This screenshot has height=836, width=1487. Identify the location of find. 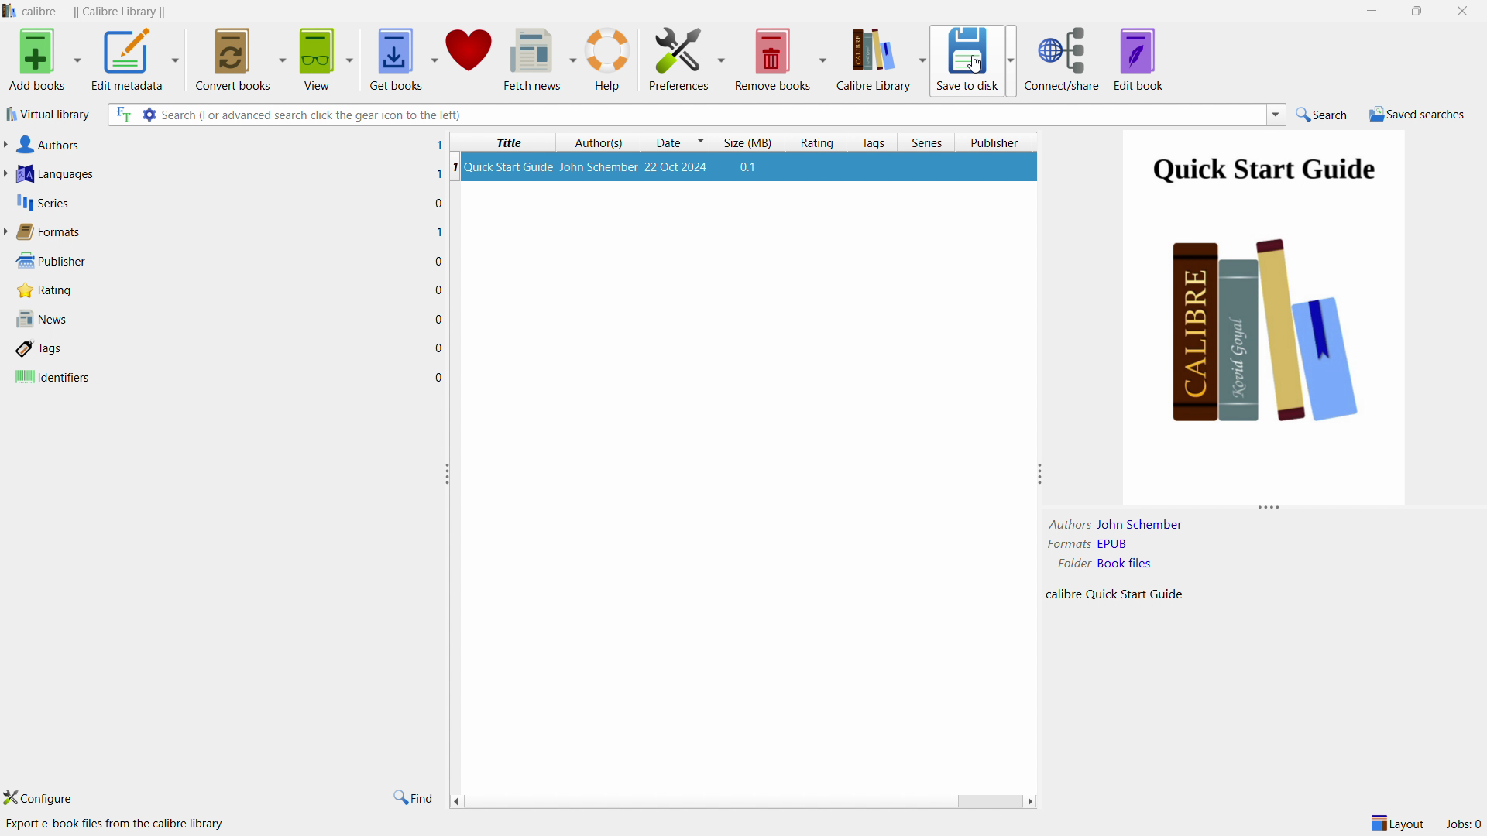
(412, 797).